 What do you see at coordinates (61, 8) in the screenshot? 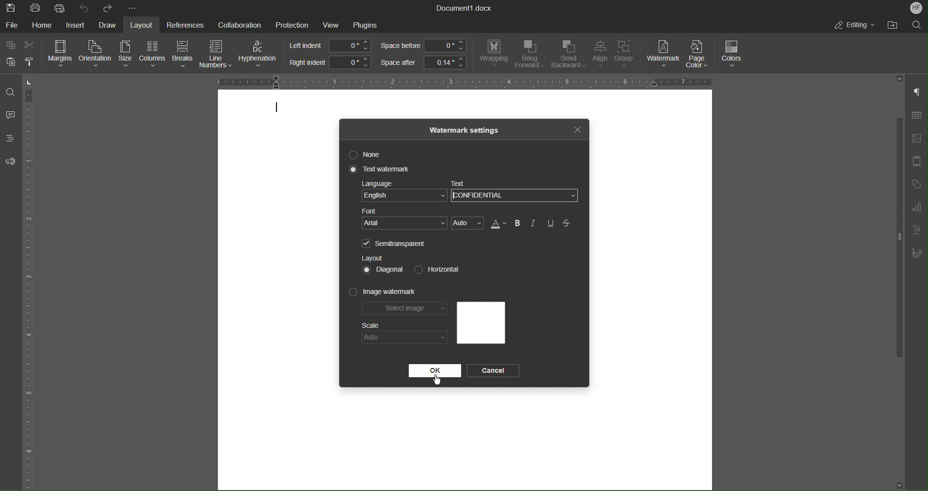
I see `Quick Print` at bounding box center [61, 8].